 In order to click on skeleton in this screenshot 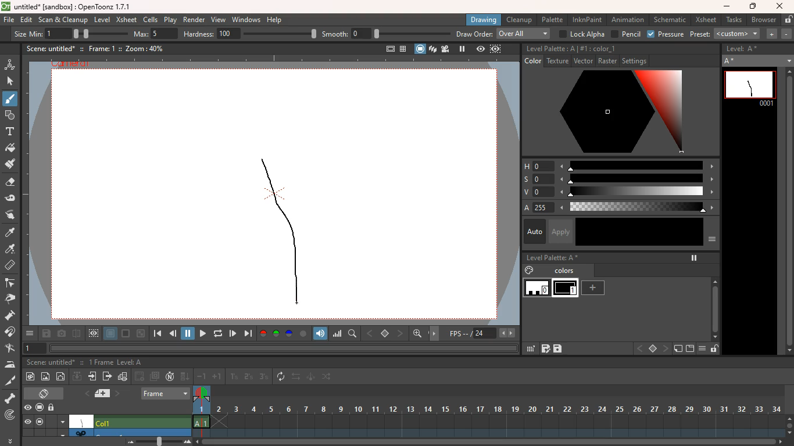, I will do `click(11, 398)`.